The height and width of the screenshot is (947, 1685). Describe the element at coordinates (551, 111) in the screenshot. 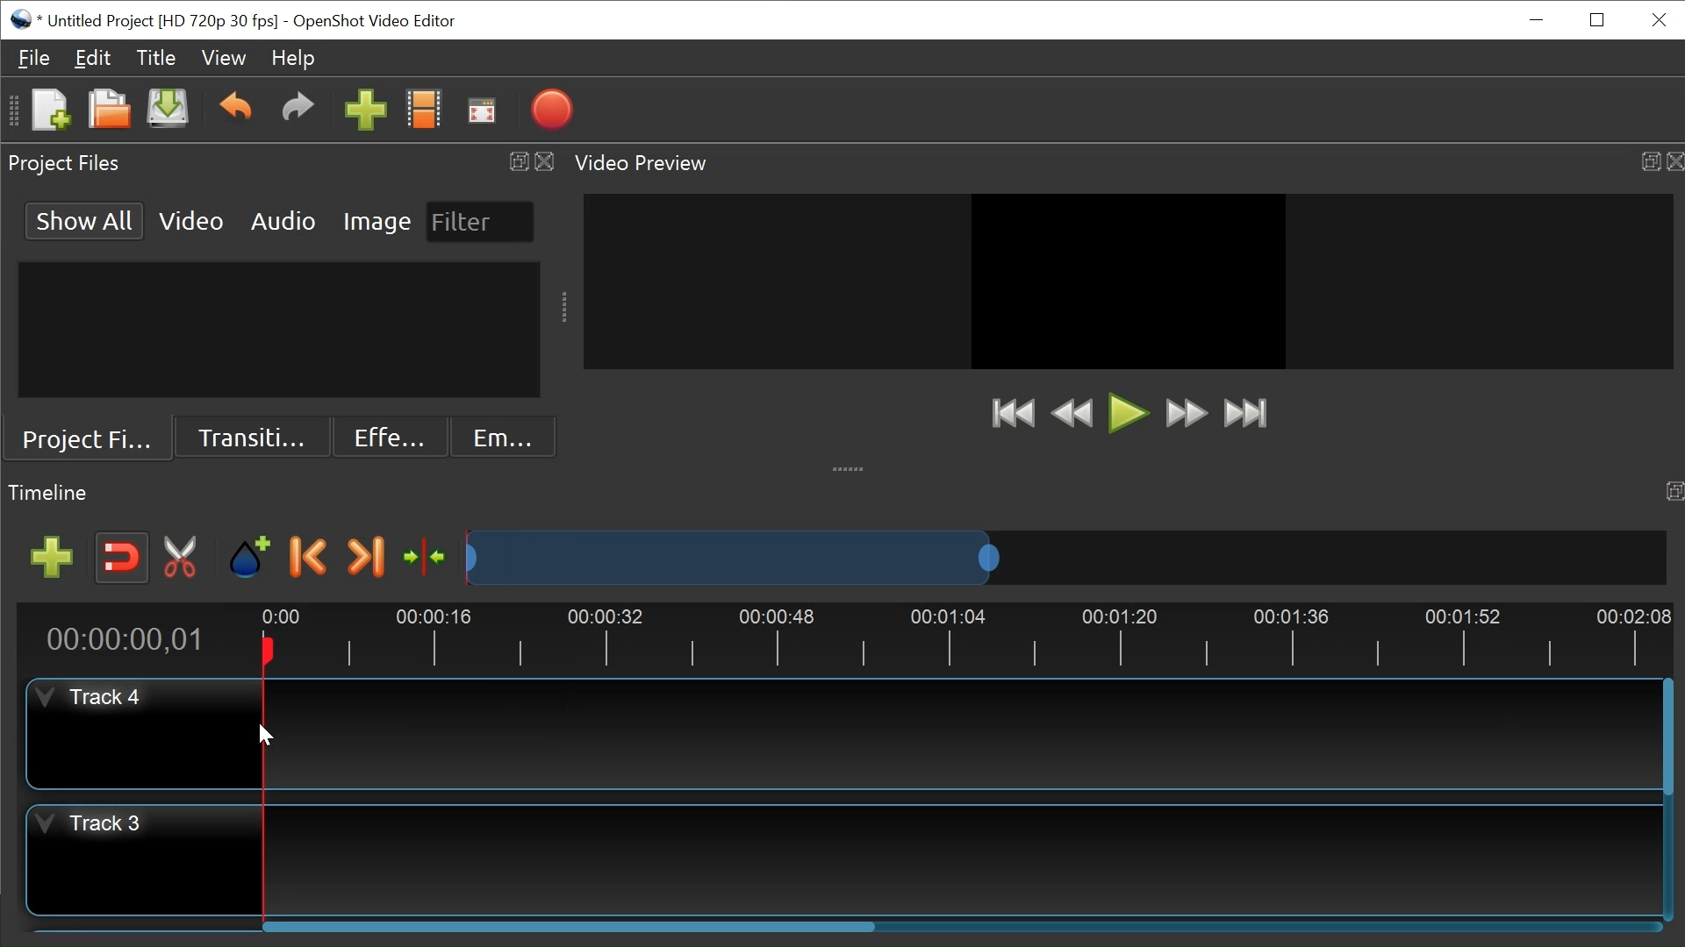

I see `Export Video` at that location.